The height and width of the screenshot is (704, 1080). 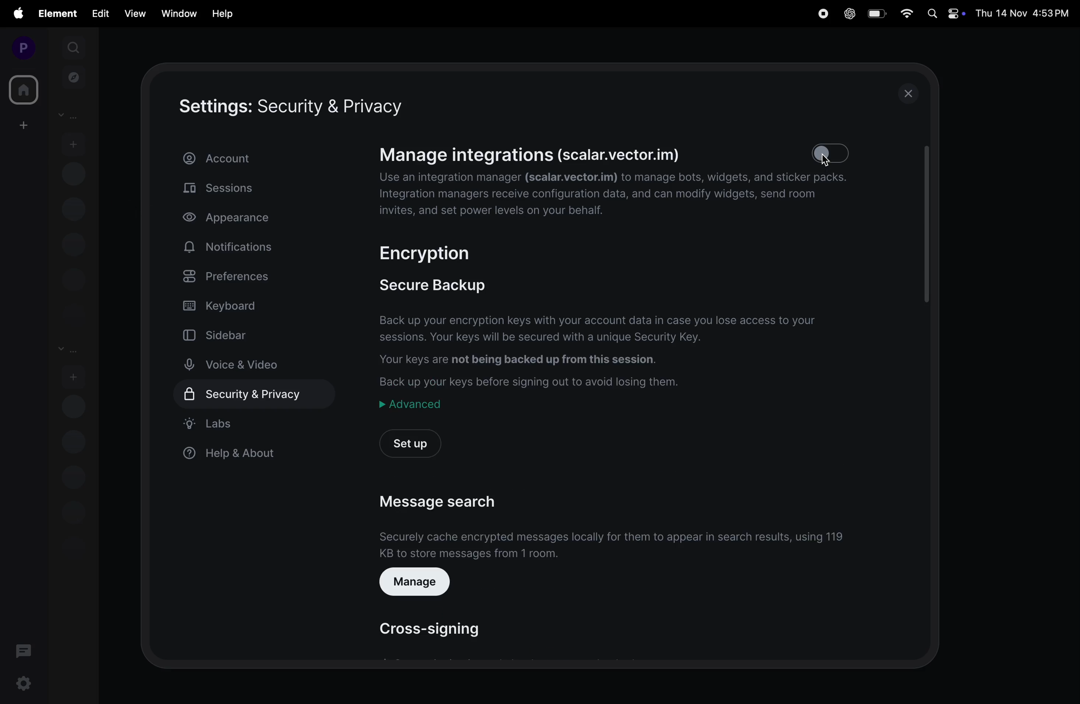 I want to click on cursor, so click(x=827, y=161).